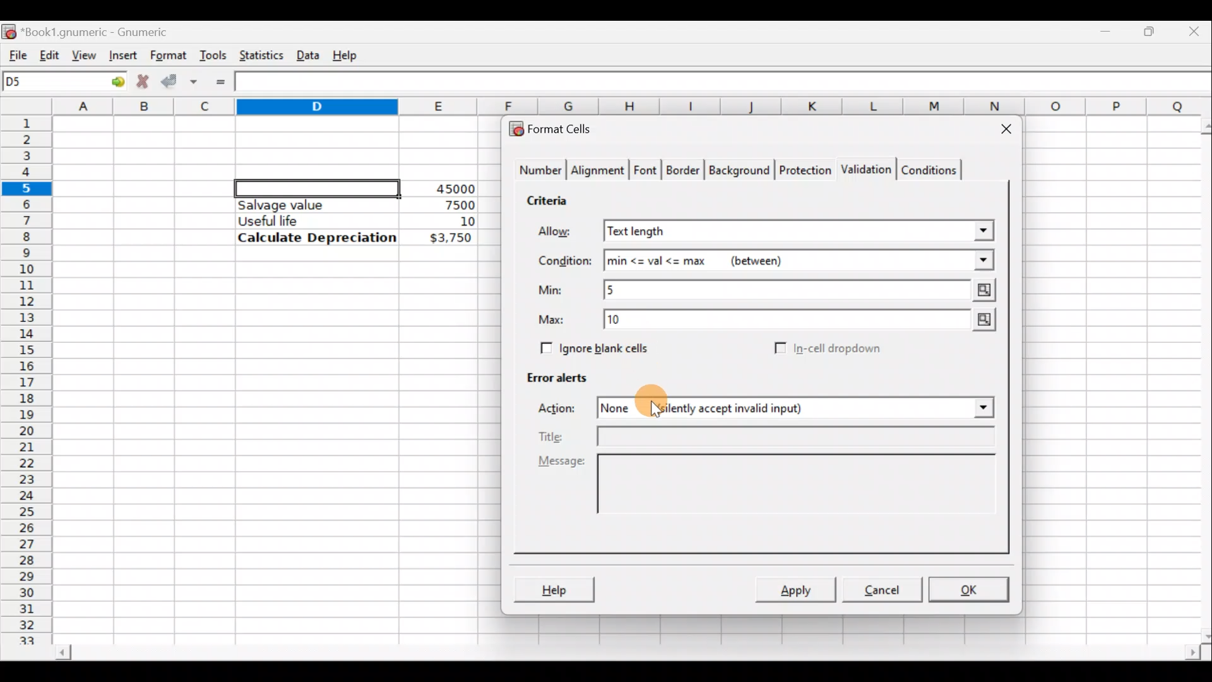 The height and width of the screenshot is (682, 1212). Describe the element at coordinates (564, 410) in the screenshot. I see `Action` at that location.